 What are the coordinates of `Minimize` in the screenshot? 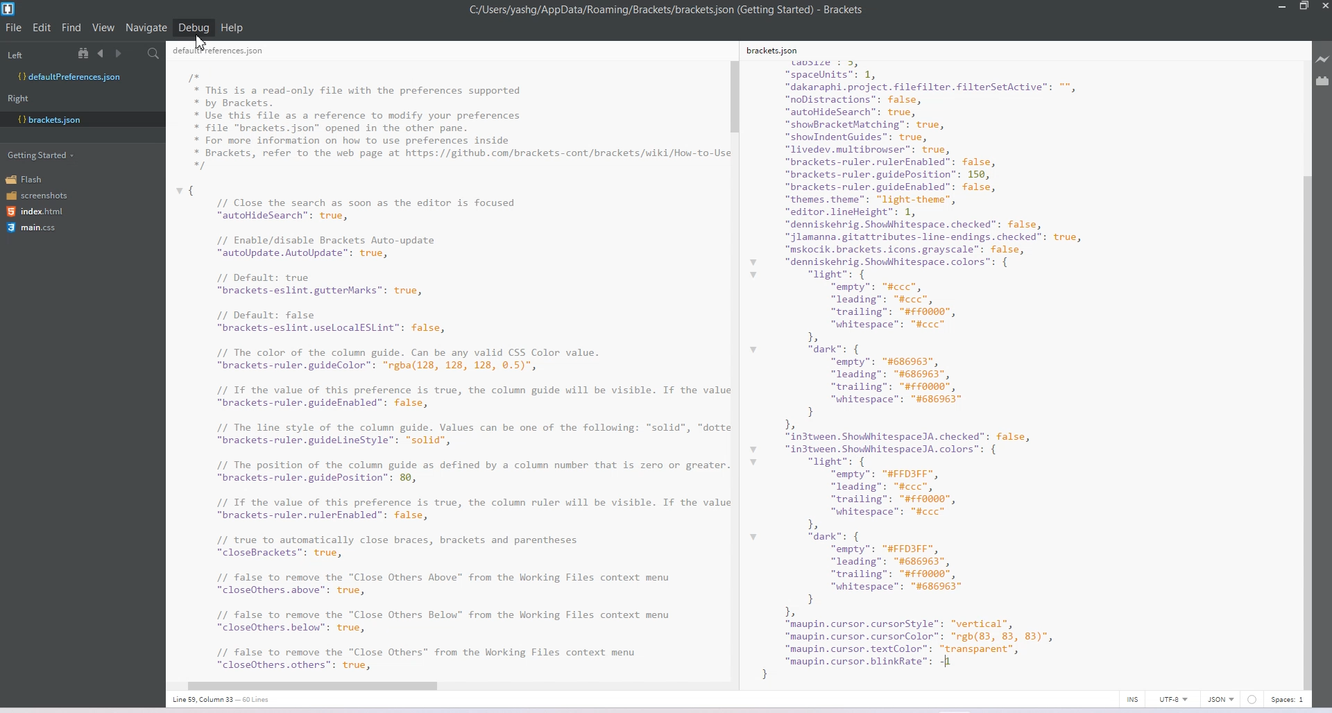 It's located at (1283, 7).